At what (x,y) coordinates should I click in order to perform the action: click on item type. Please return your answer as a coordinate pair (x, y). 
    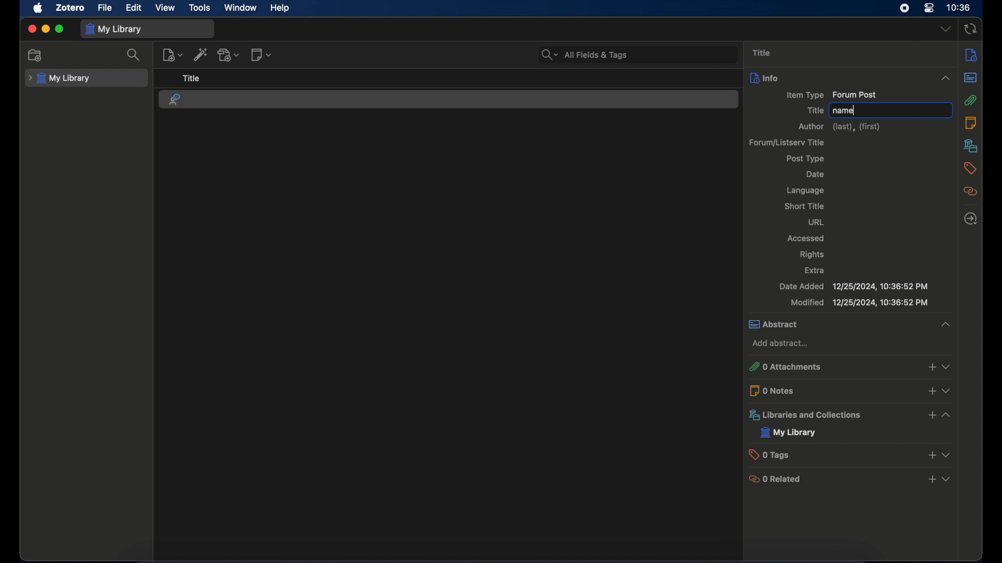
    Looking at the image, I should click on (833, 95).